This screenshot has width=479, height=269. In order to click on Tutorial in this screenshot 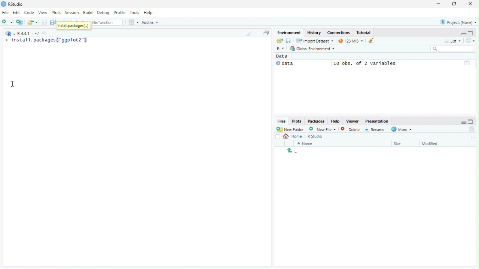, I will do `click(364, 33)`.